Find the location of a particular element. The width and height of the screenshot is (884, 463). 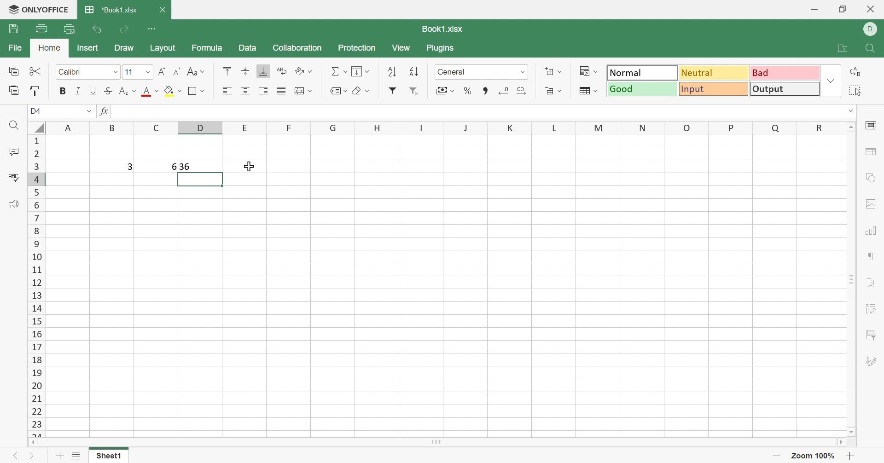

Spell checking is located at coordinates (15, 178).